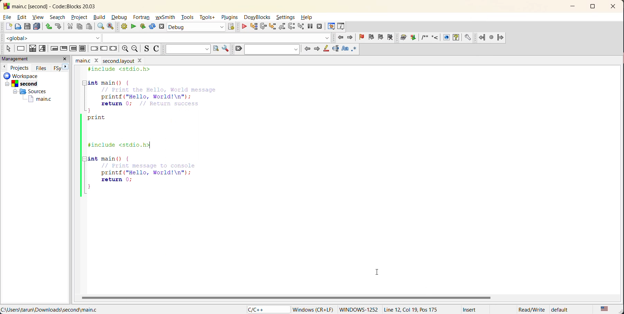 The height and width of the screenshot is (314, 624). Describe the element at coordinates (187, 17) in the screenshot. I see `tools` at that location.